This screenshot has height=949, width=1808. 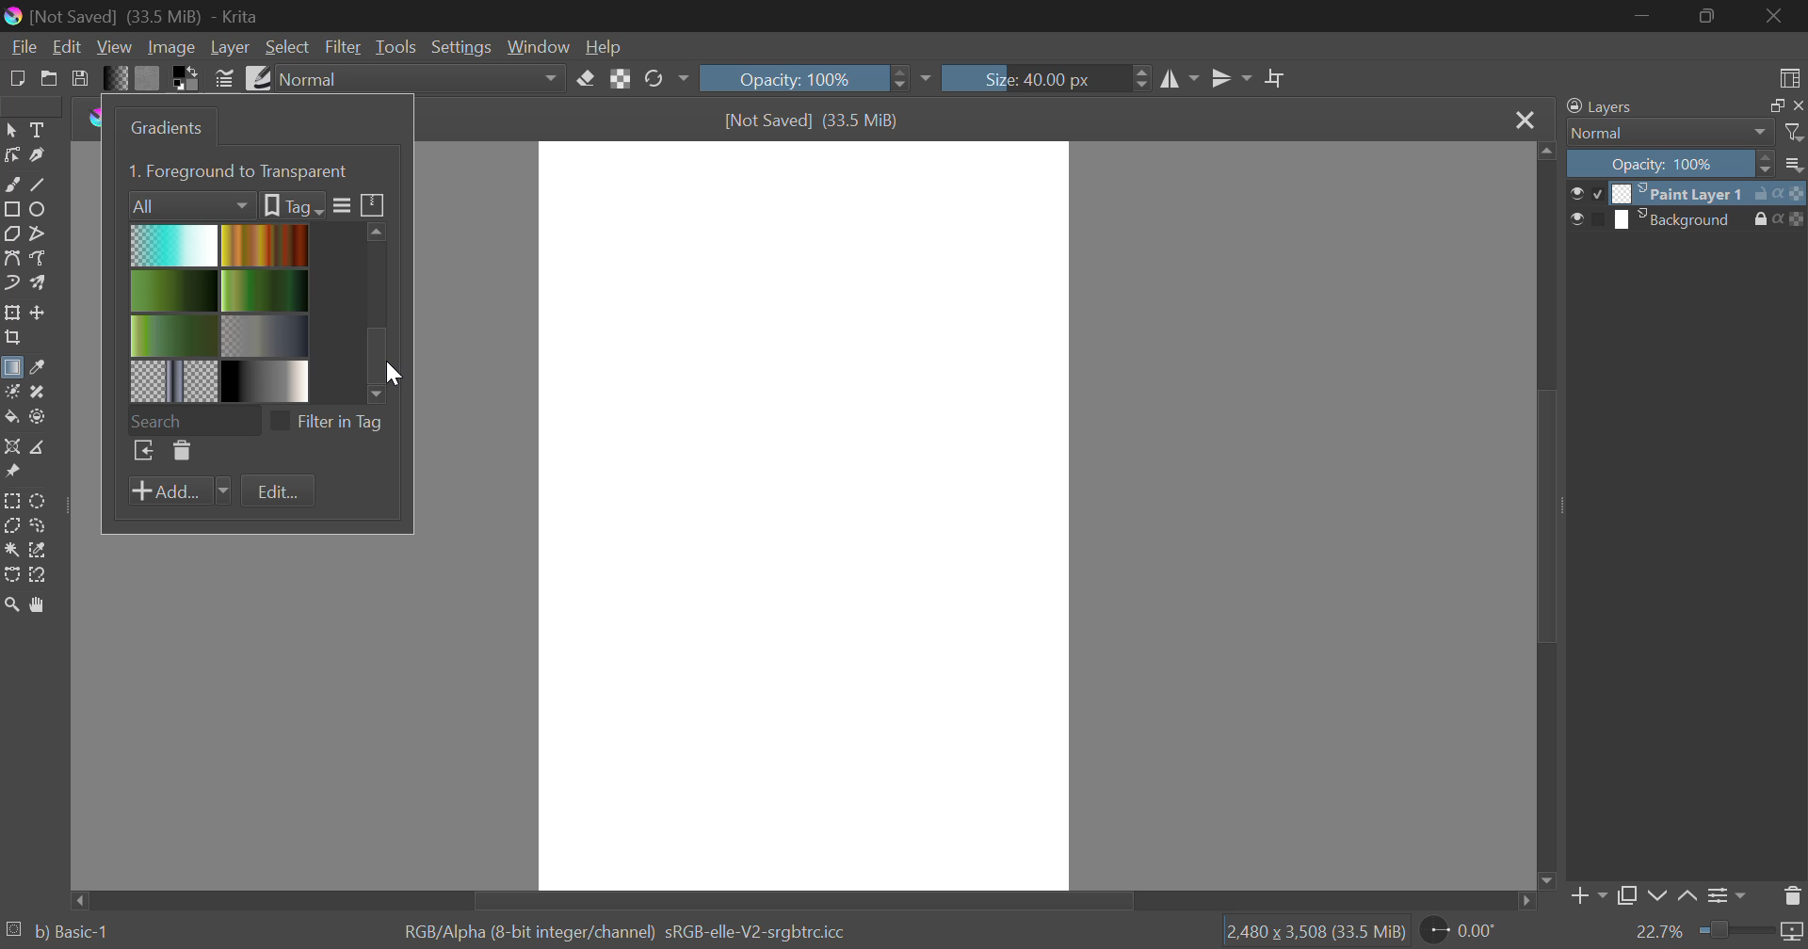 What do you see at coordinates (632, 929) in the screenshot?
I see `RGB/Alpha (8-bit integer/channel) sRGB-elle-V2-srgbtrc.icc` at bounding box center [632, 929].